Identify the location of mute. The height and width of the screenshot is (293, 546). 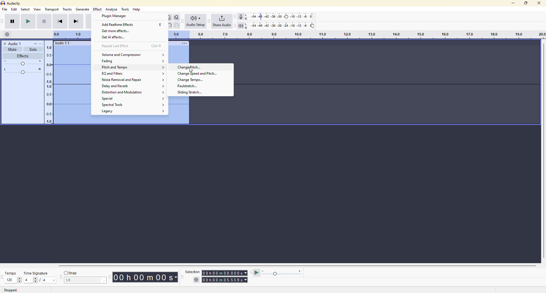
(12, 49).